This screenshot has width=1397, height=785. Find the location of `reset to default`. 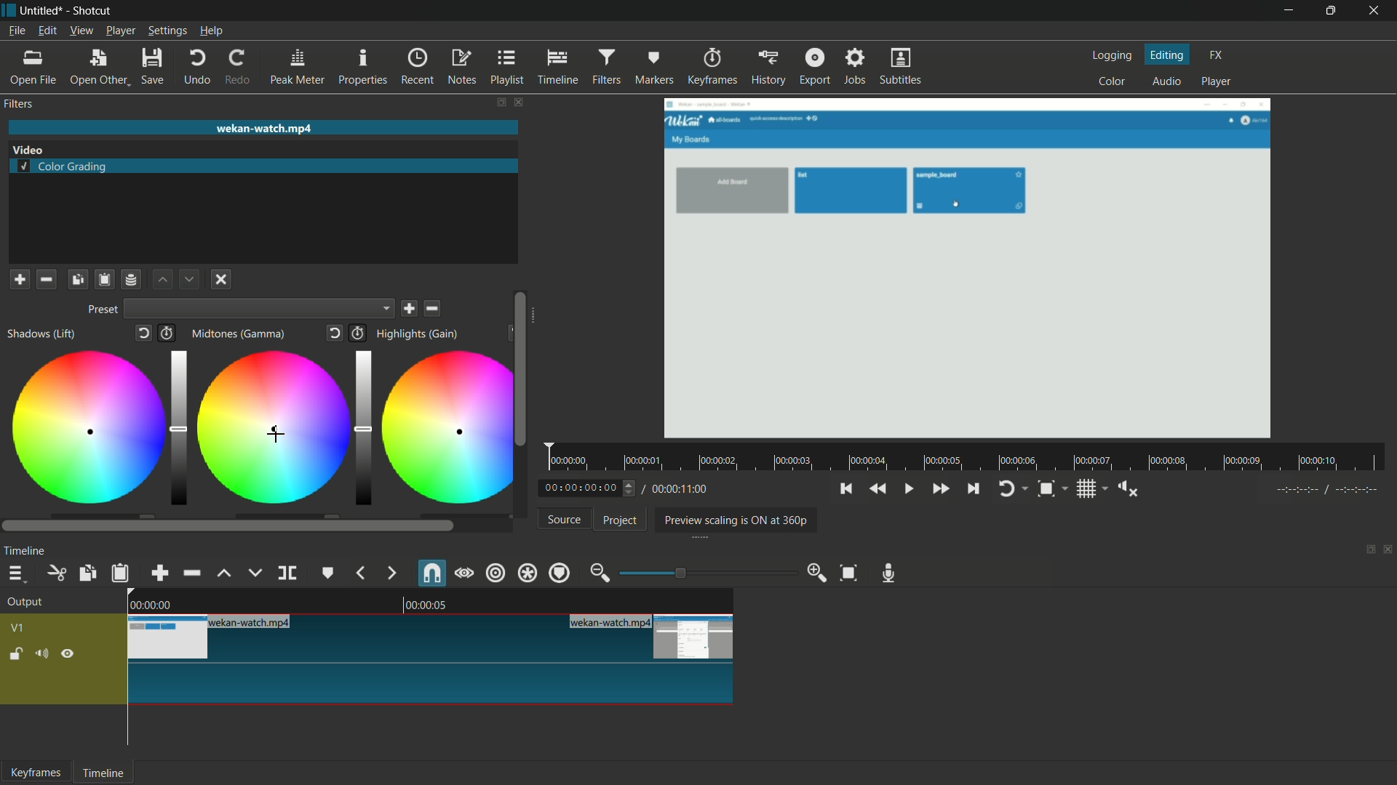

reset to default is located at coordinates (335, 332).